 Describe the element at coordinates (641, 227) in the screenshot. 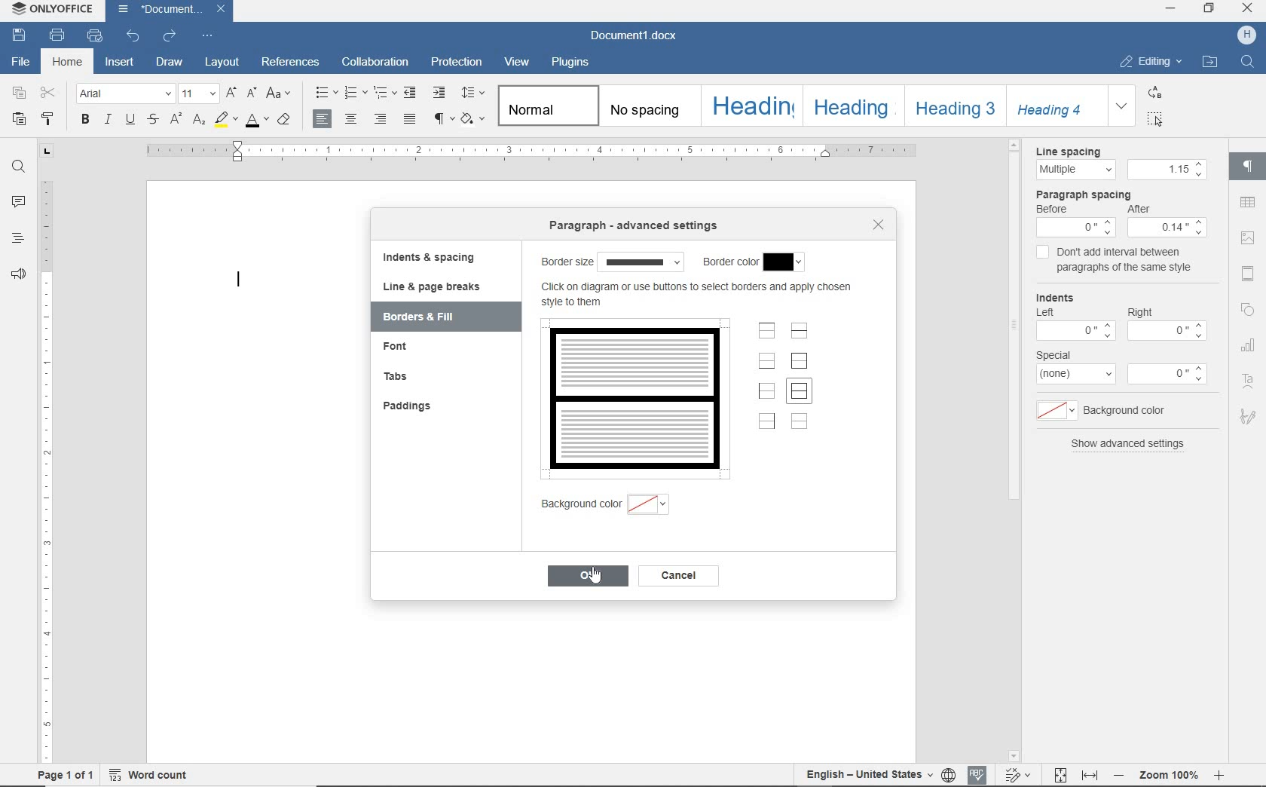

I see `paragraph- advanced settings` at that location.